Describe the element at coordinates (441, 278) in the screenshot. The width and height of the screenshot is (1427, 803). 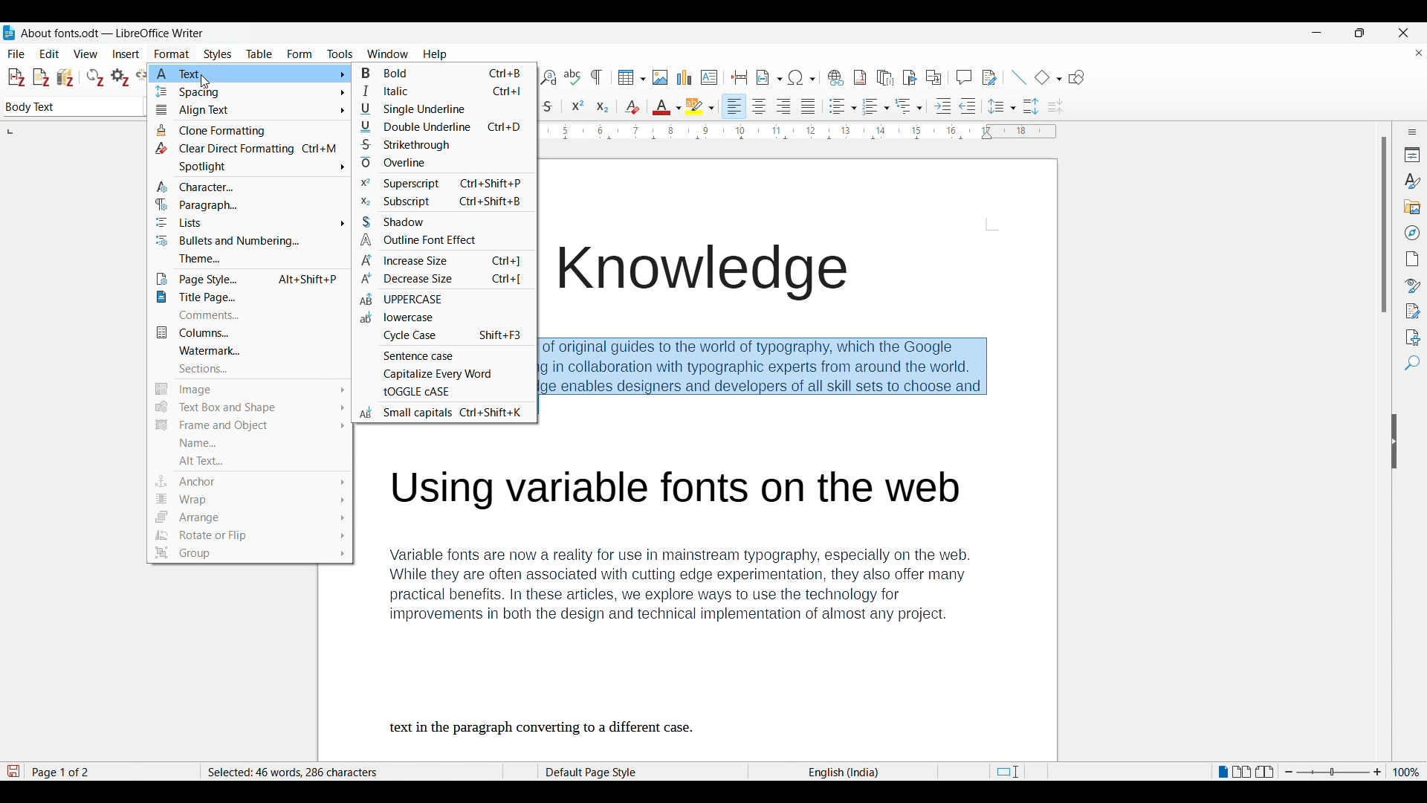
I see `Decrease size` at that location.